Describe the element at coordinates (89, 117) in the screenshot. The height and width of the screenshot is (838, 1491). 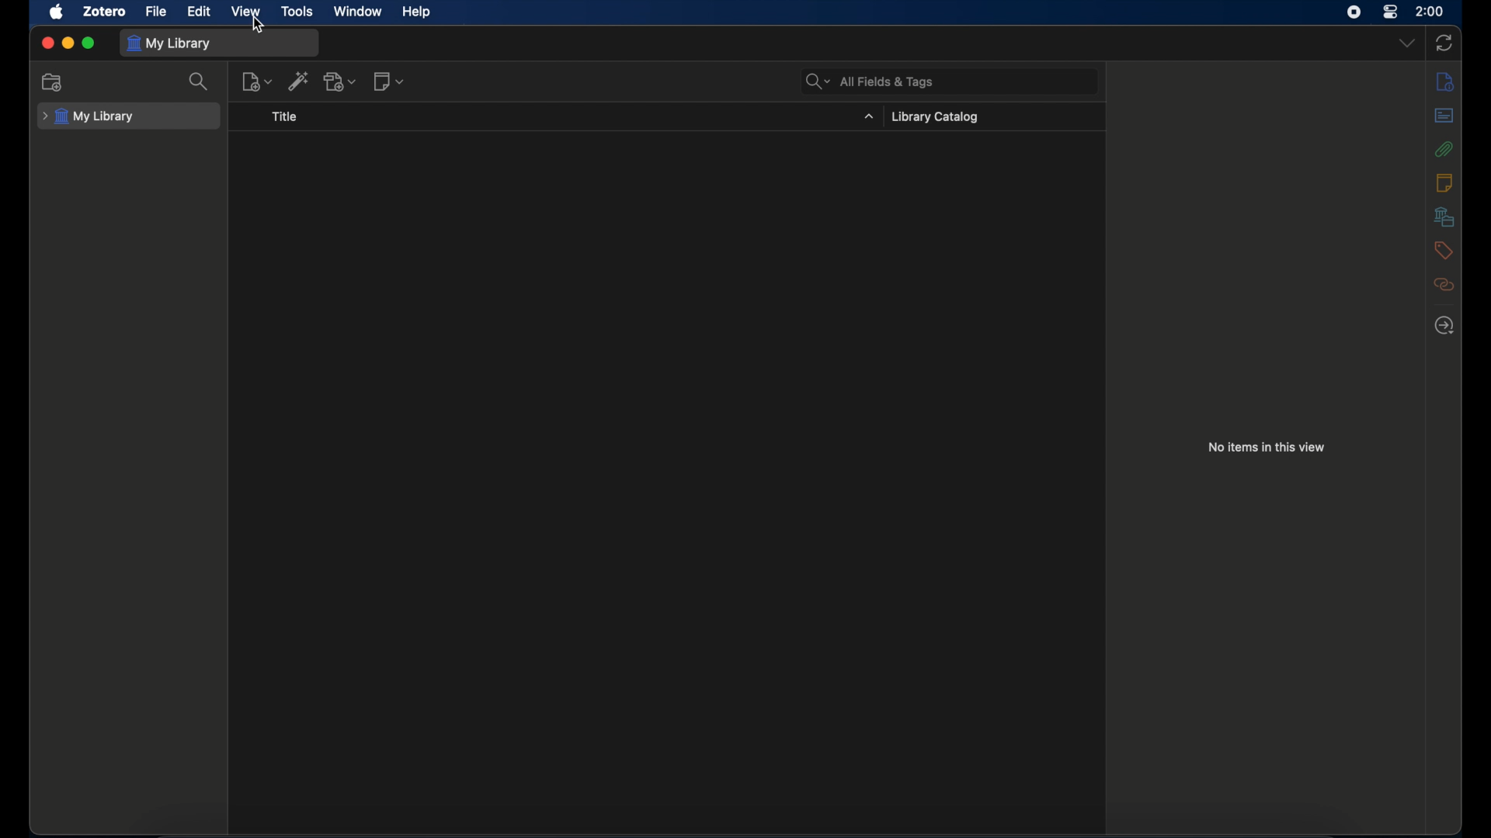
I see `my library` at that location.